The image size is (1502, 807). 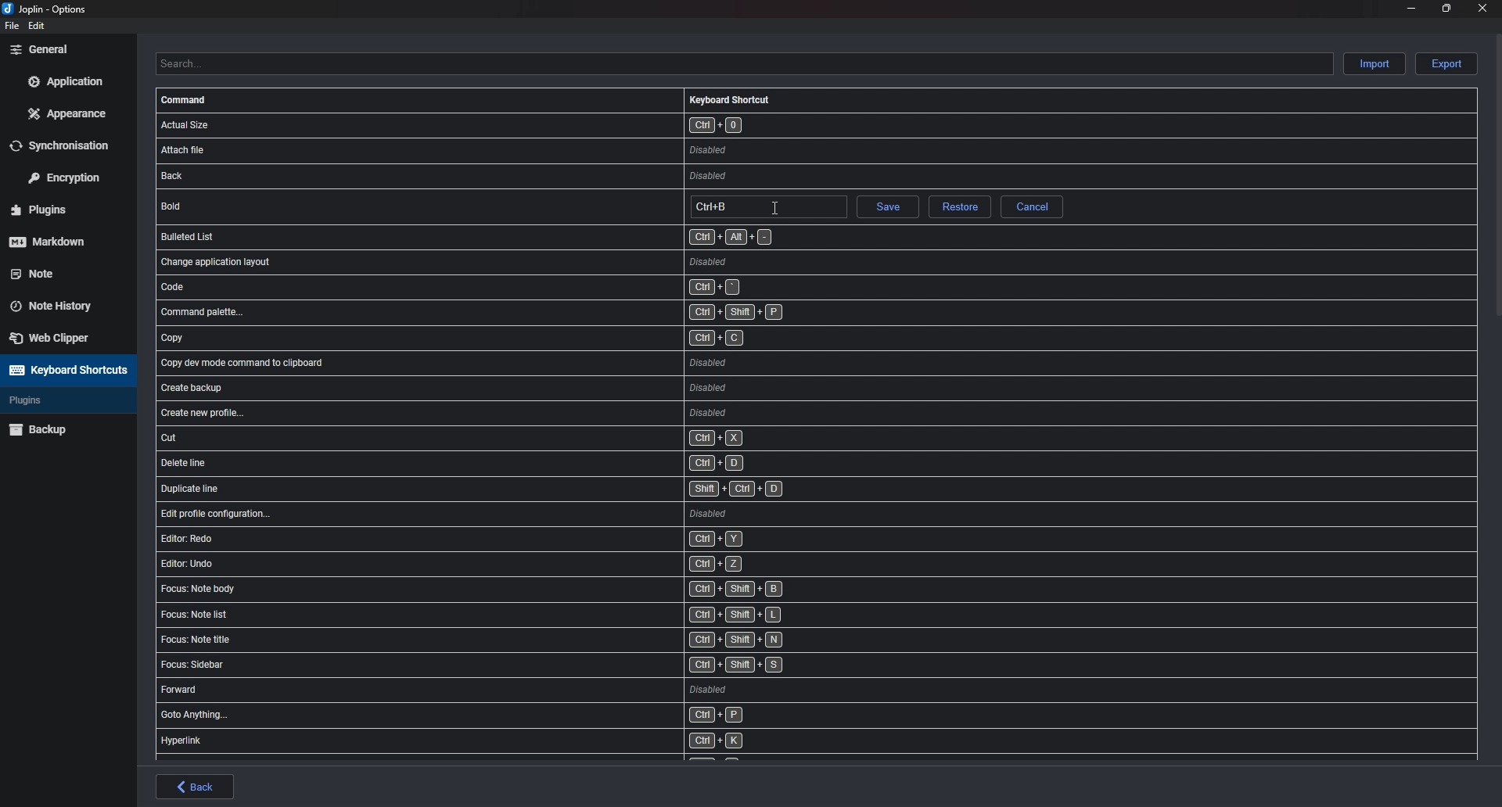 What do you see at coordinates (521, 235) in the screenshot?
I see `shortcut` at bounding box center [521, 235].